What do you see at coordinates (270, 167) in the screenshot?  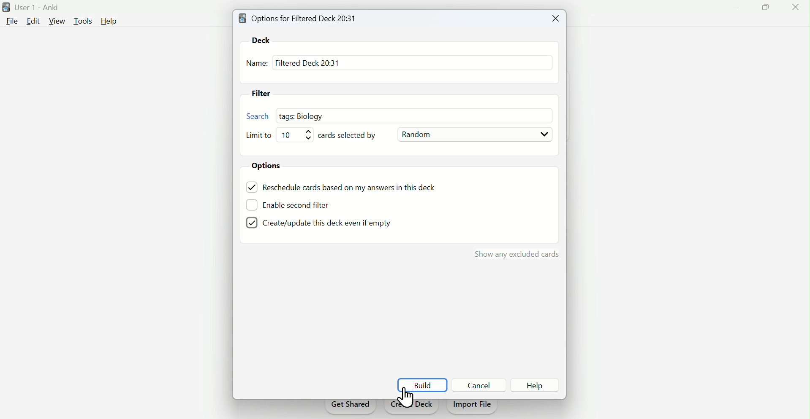 I see `Options` at bounding box center [270, 167].